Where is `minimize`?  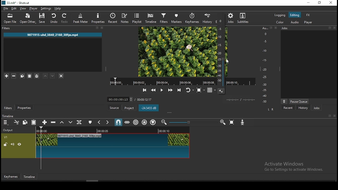 minimize is located at coordinates (308, 3).